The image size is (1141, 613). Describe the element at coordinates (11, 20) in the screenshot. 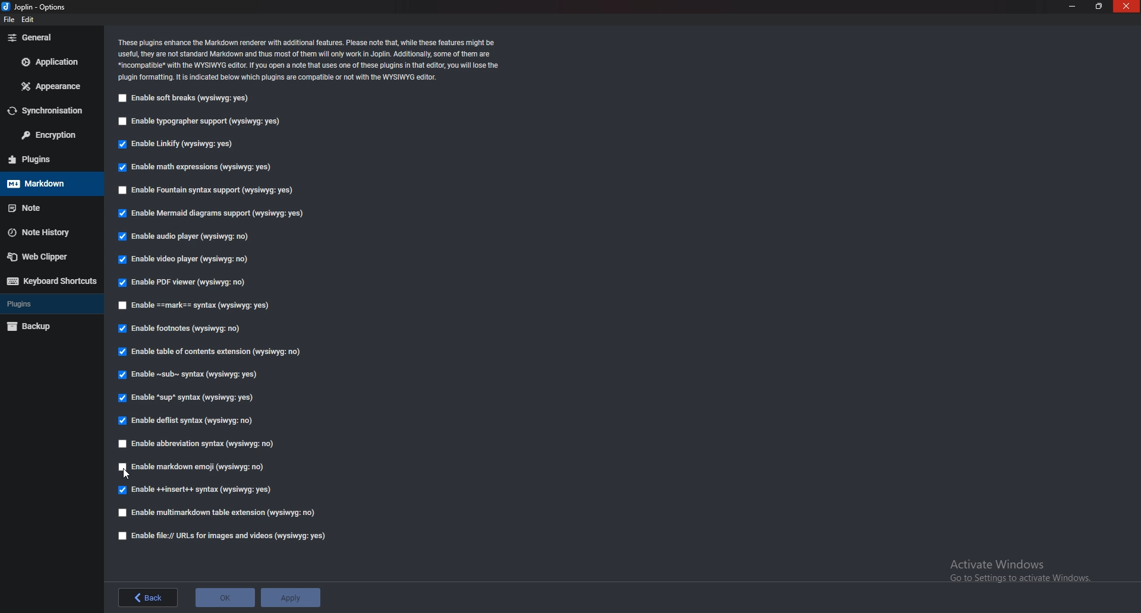

I see `file` at that location.